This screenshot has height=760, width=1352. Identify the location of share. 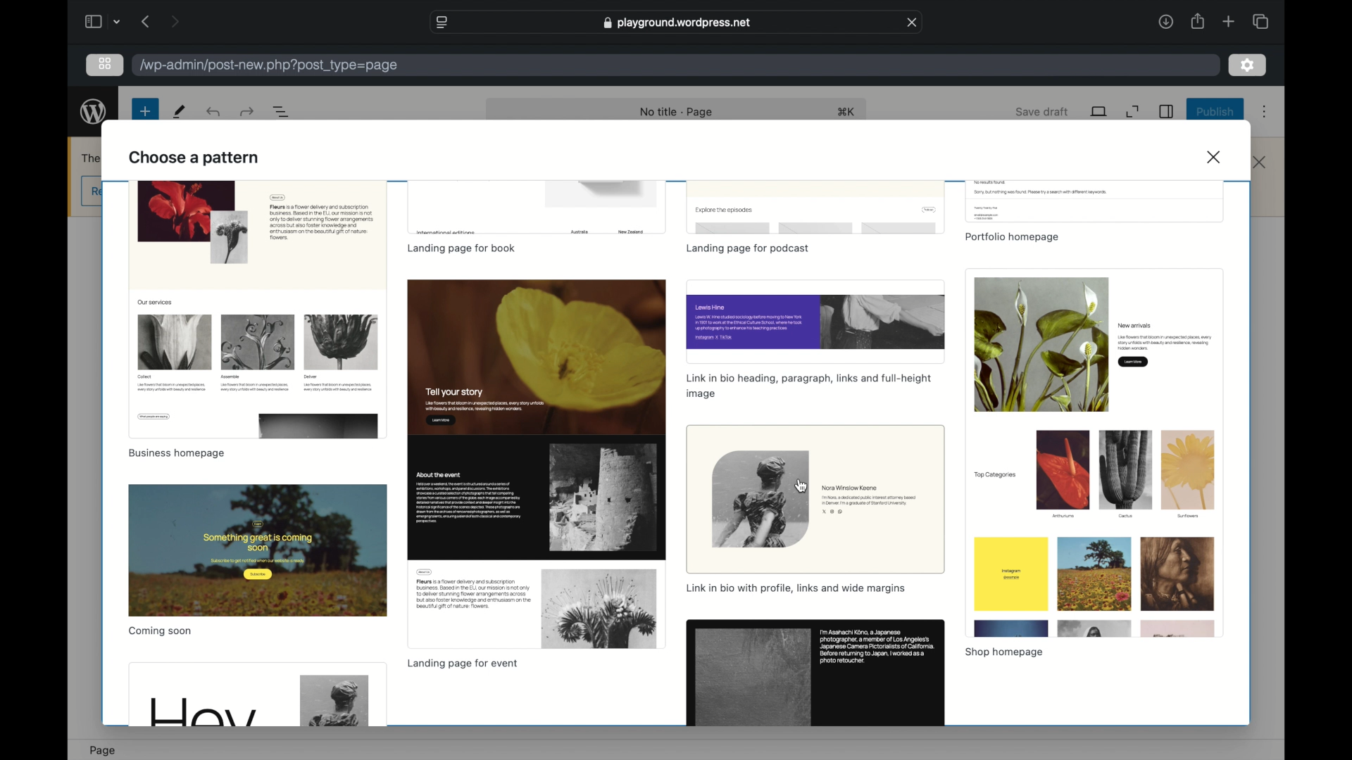
(1197, 21).